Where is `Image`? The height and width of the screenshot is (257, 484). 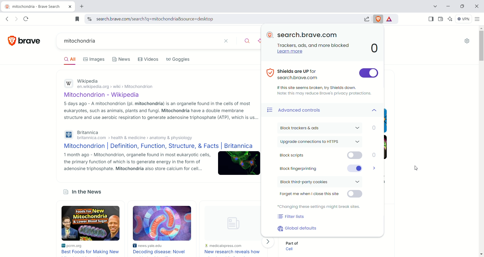 Image is located at coordinates (230, 221).